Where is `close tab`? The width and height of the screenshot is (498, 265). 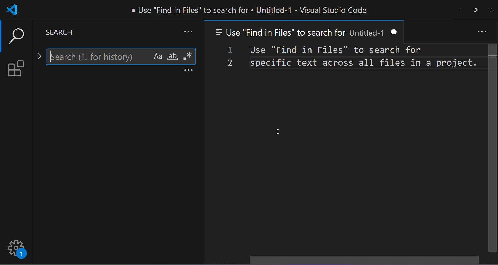
close tab is located at coordinates (396, 32).